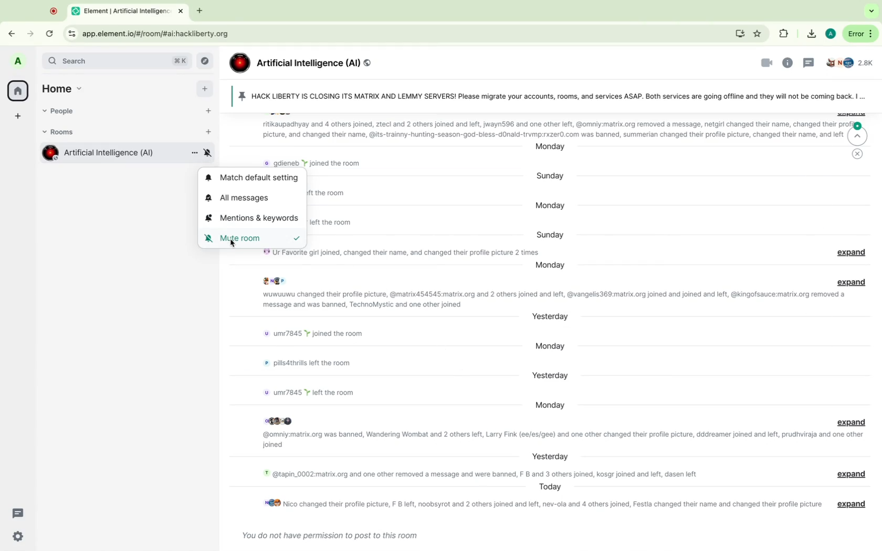 This screenshot has height=551, width=882. Describe the element at coordinates (847, 421) in the screenshot. I see `message` at that location.